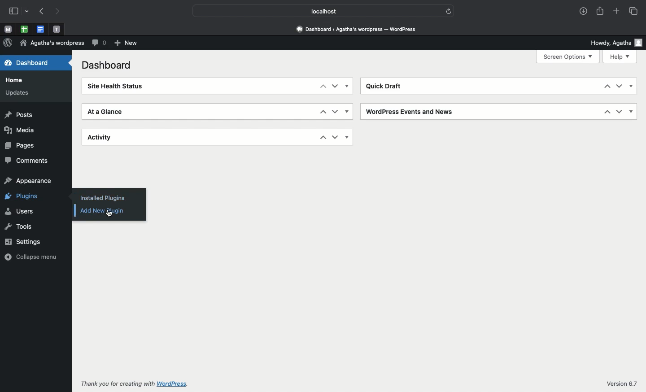 Image resolution: width=646 pixels, height=392 pixels. I want to click on Pages, so click(20, 145).